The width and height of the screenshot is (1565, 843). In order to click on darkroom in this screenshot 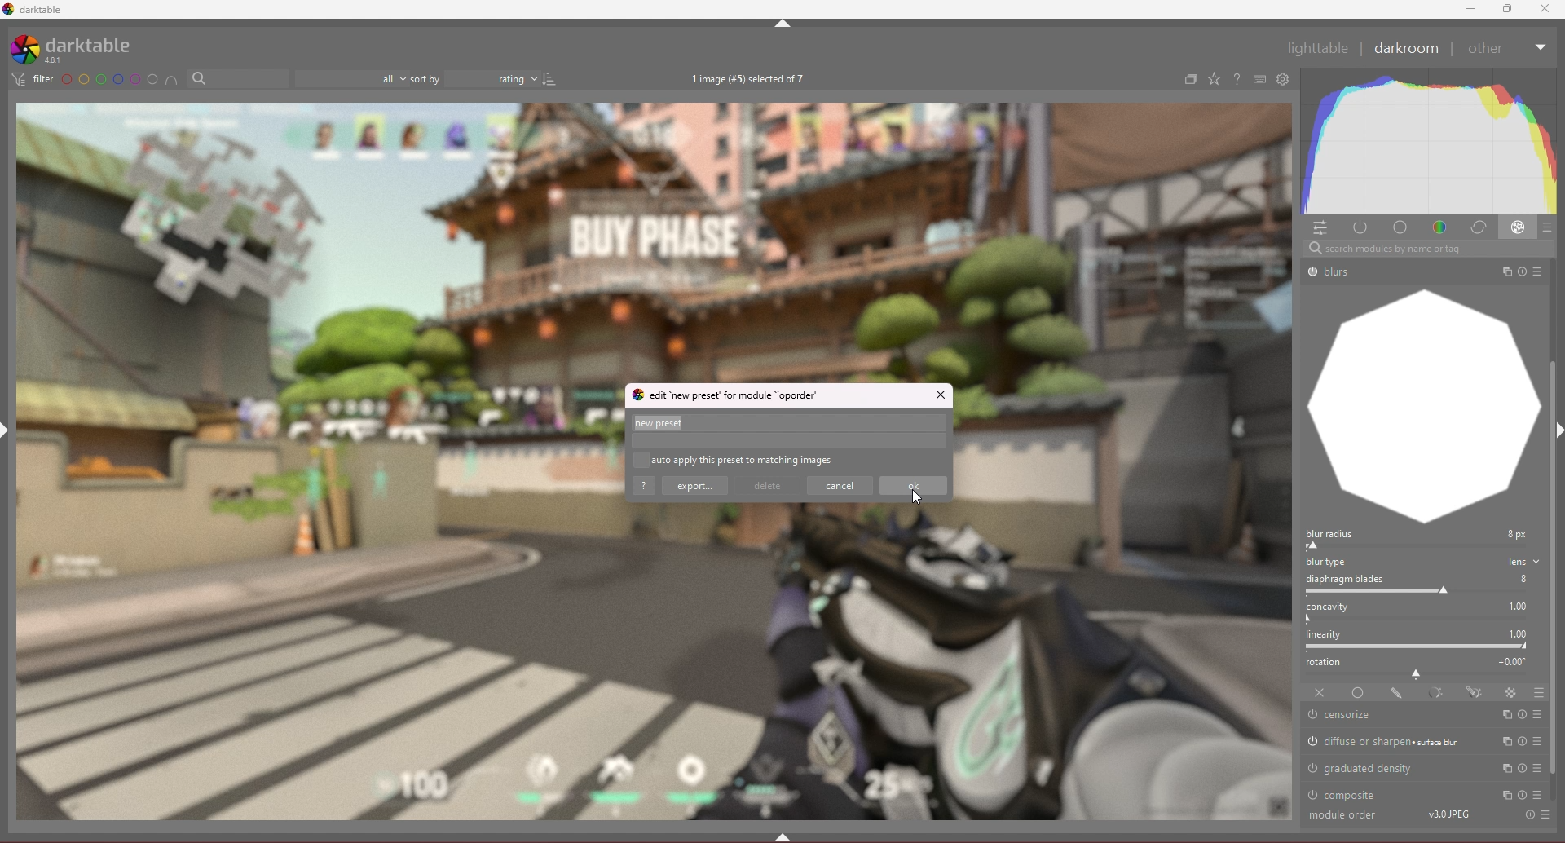, I will do `click(1407, 48)`.